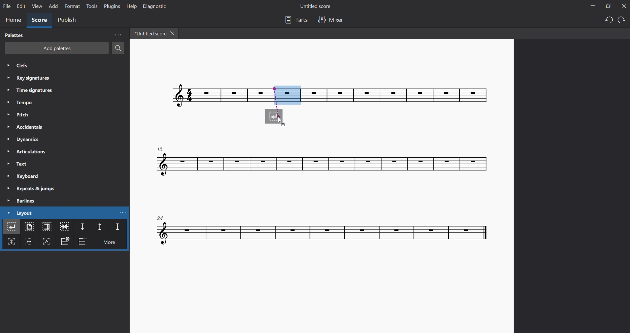  I want to click on accidentals, so click(24, 127).